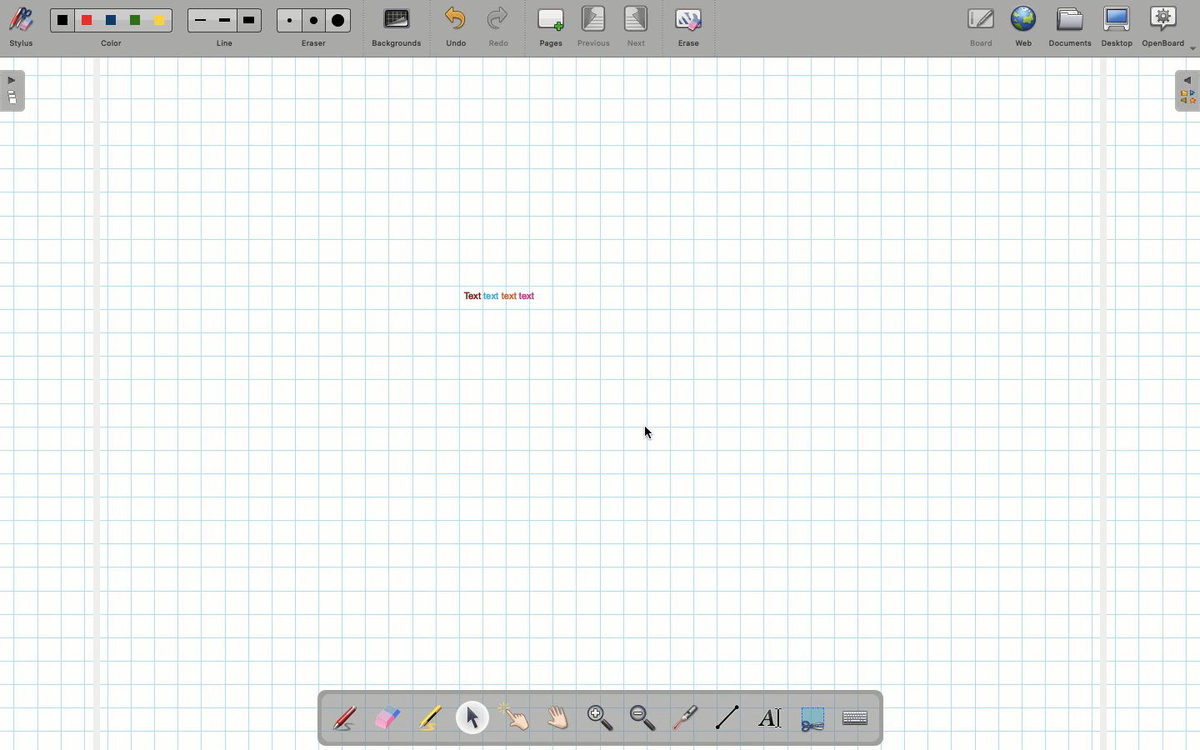 The image size is (1200, 750). What do you see at coordinates (21, 27) in the screenshot?
I see `Stylus` at bounding box center [21, 27].